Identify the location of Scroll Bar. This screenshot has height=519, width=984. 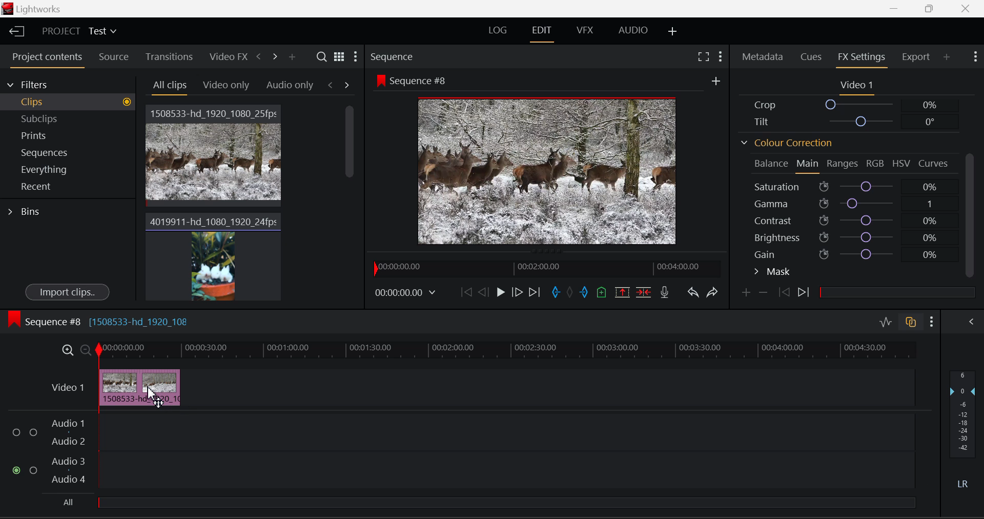
(969, 216).